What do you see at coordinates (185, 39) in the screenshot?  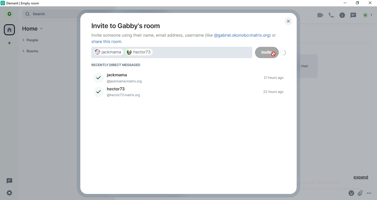 I see `text 1` at bounding box center [185, 39].